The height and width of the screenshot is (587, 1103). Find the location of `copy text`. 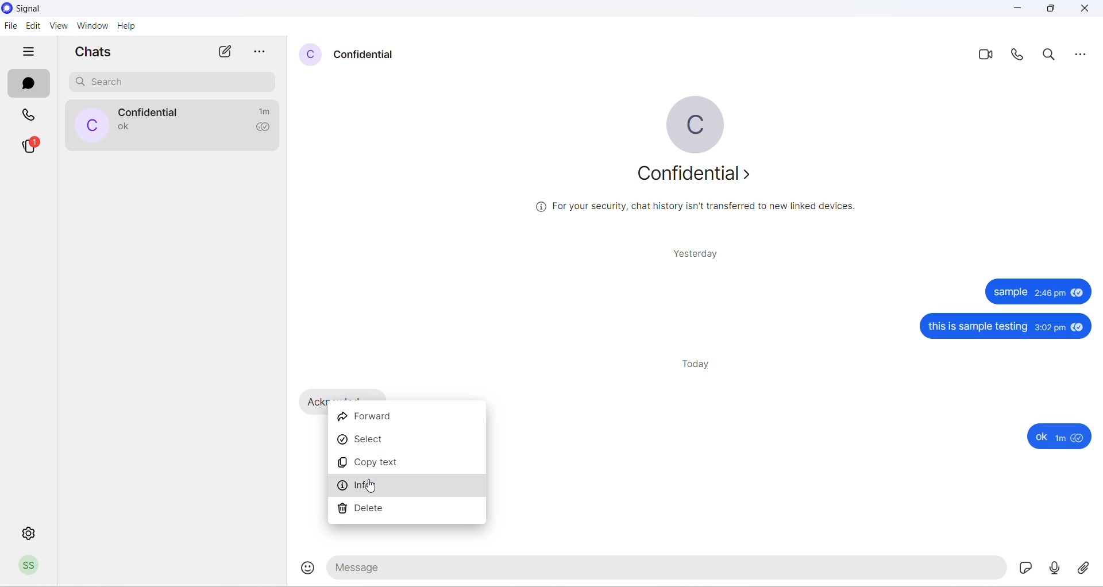

copy text is located at coordinates (407, 466).